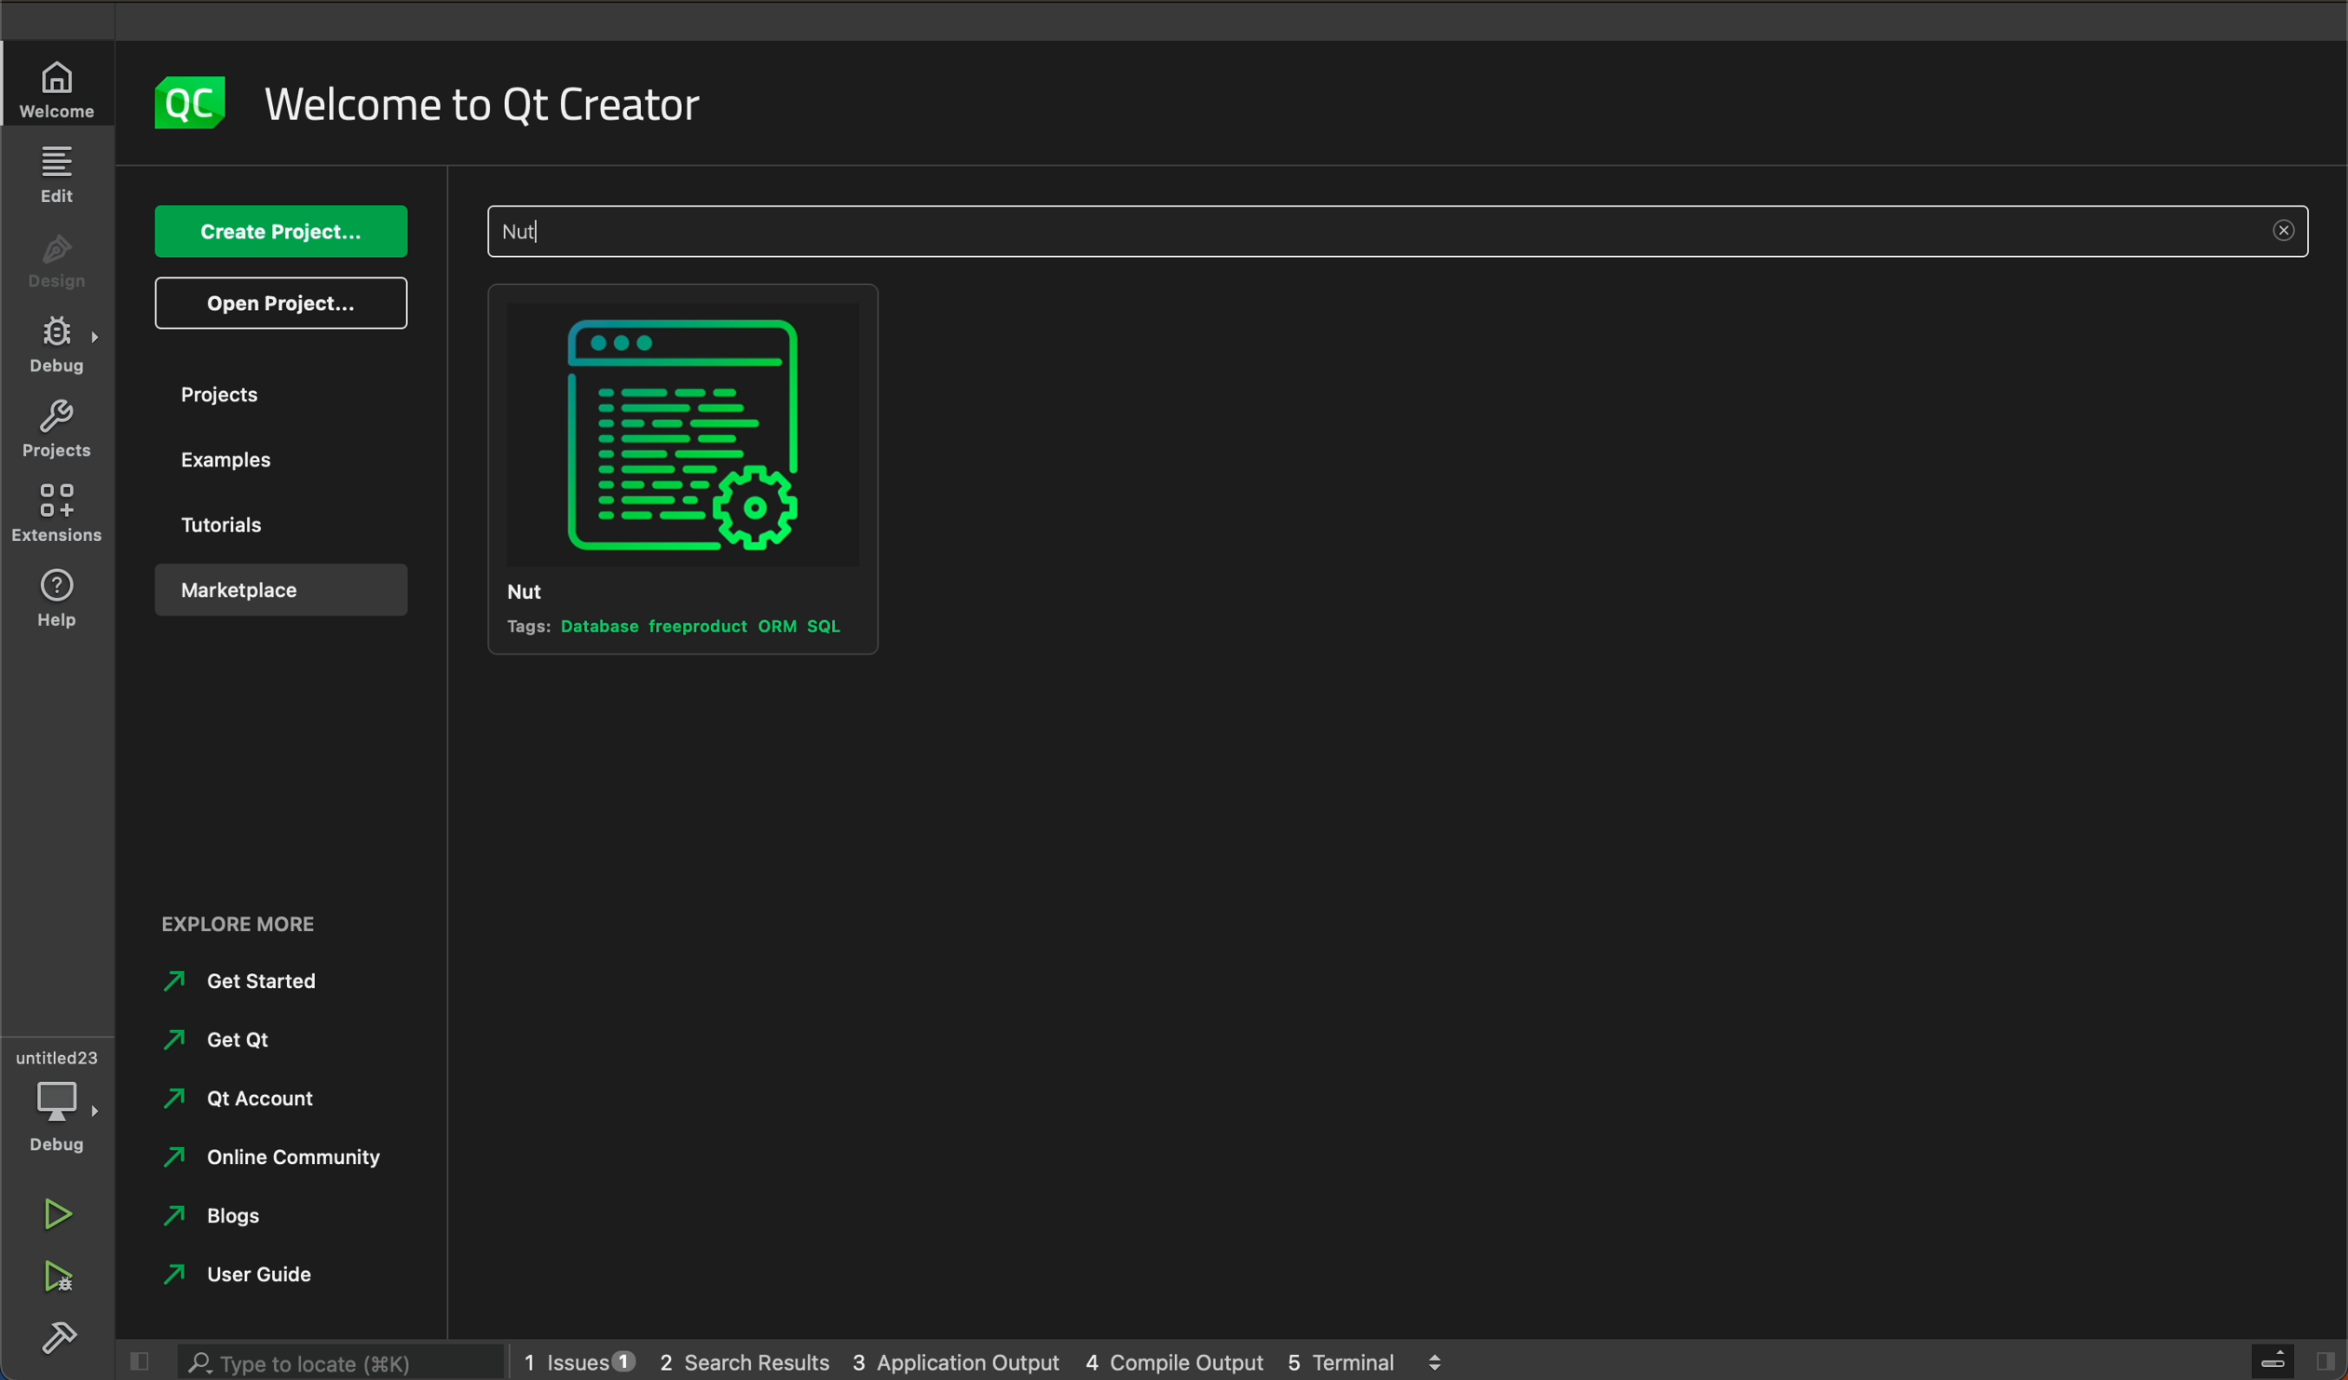 This screenshot has width=2348, height=1380. I want to click on examples, so click(270, 467).